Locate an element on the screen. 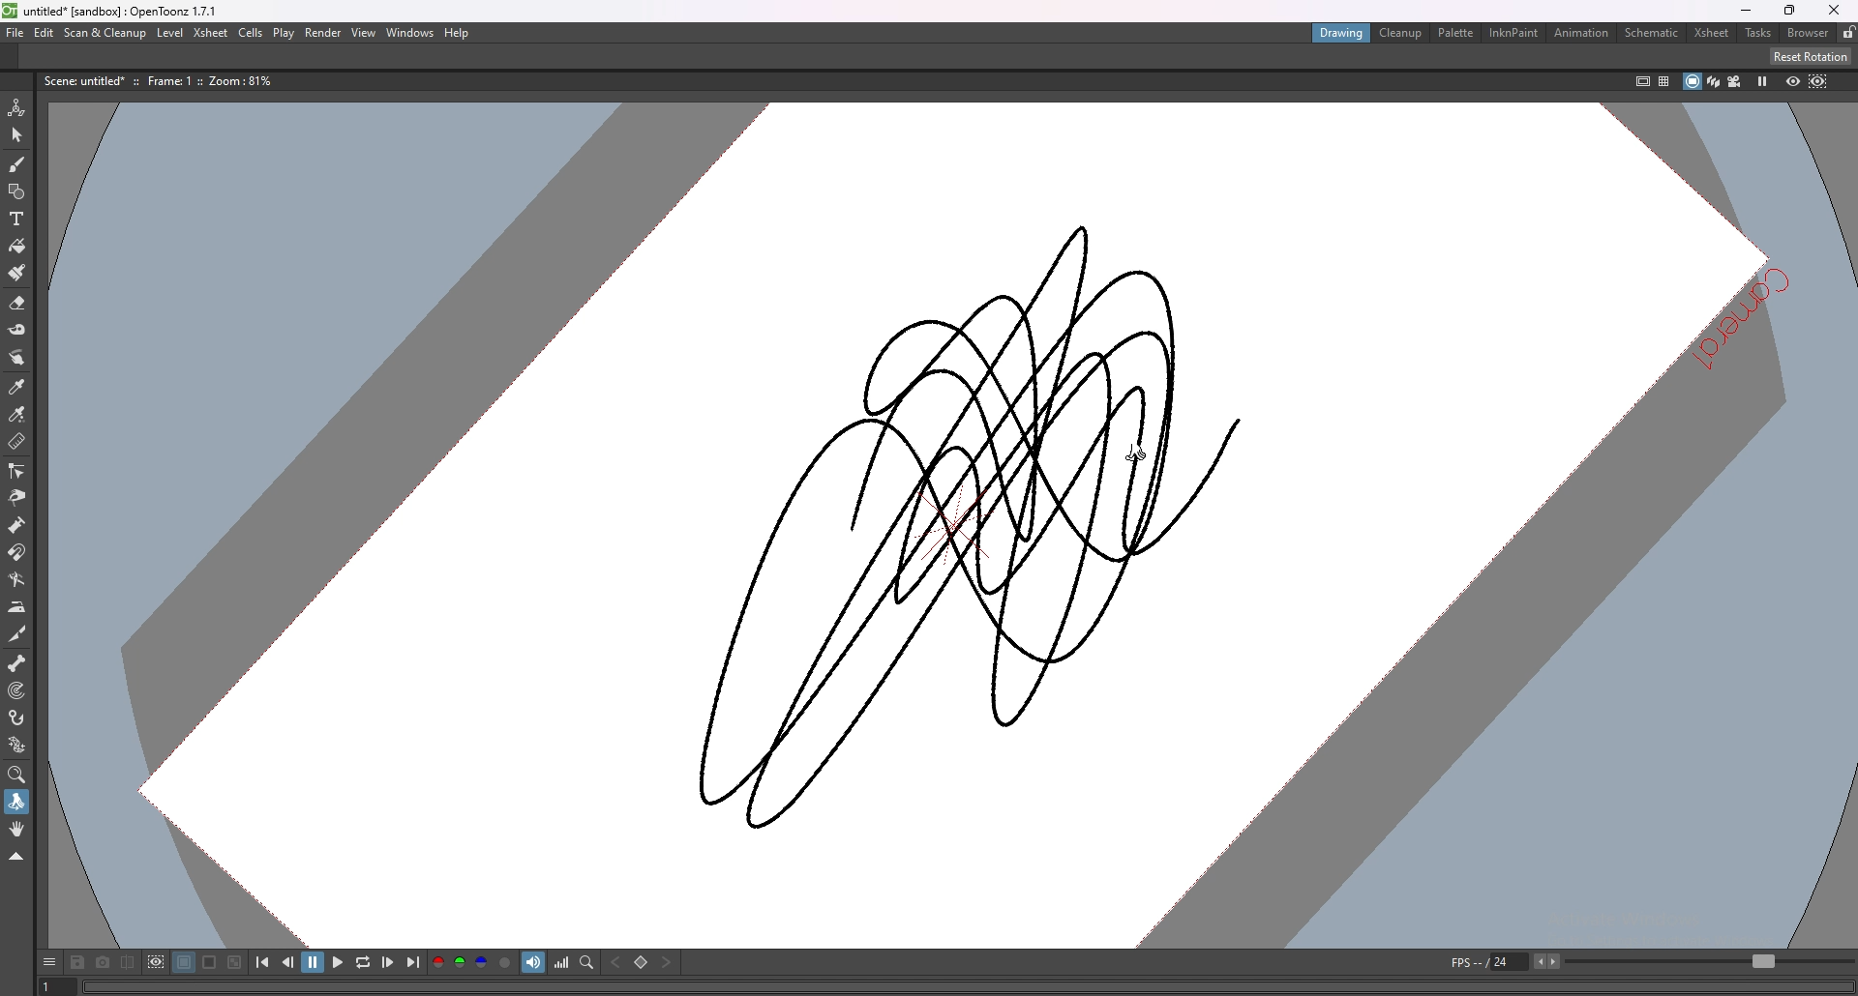  type tool is located at coordinates (16, 218).